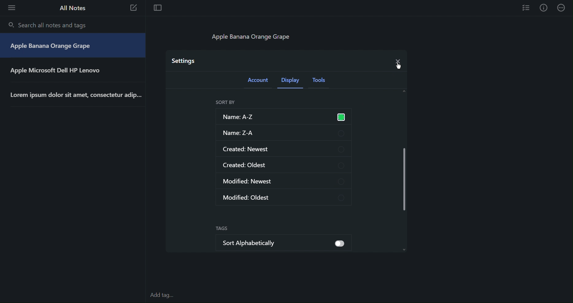  Describe the element at coordinates (292, 82) in the screenshot. I see `Display` at that location.